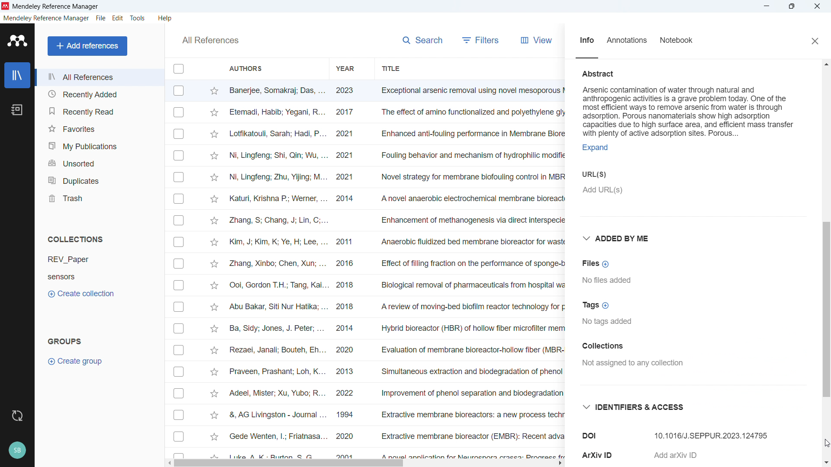  I want to click on ooi,gordon t.h,tang,kai, so click(277, 286).